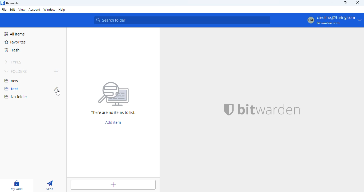 The height and width of the screenshot is (192, 364). Describe the element at coordinates (62, 10) in the screenshot. I see `help` at that location.